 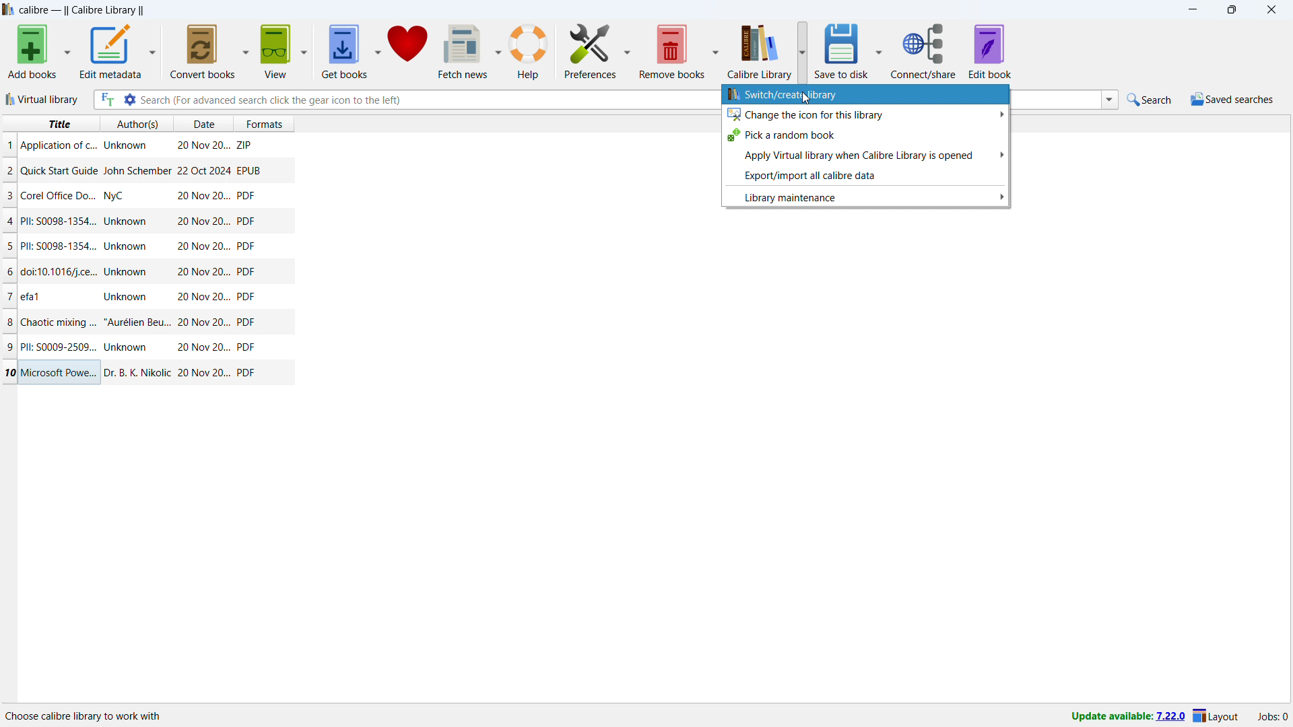 What do you see at coordinates (9, 9) in the screenshot?
I see `logo` at bounding box center [9, 9].